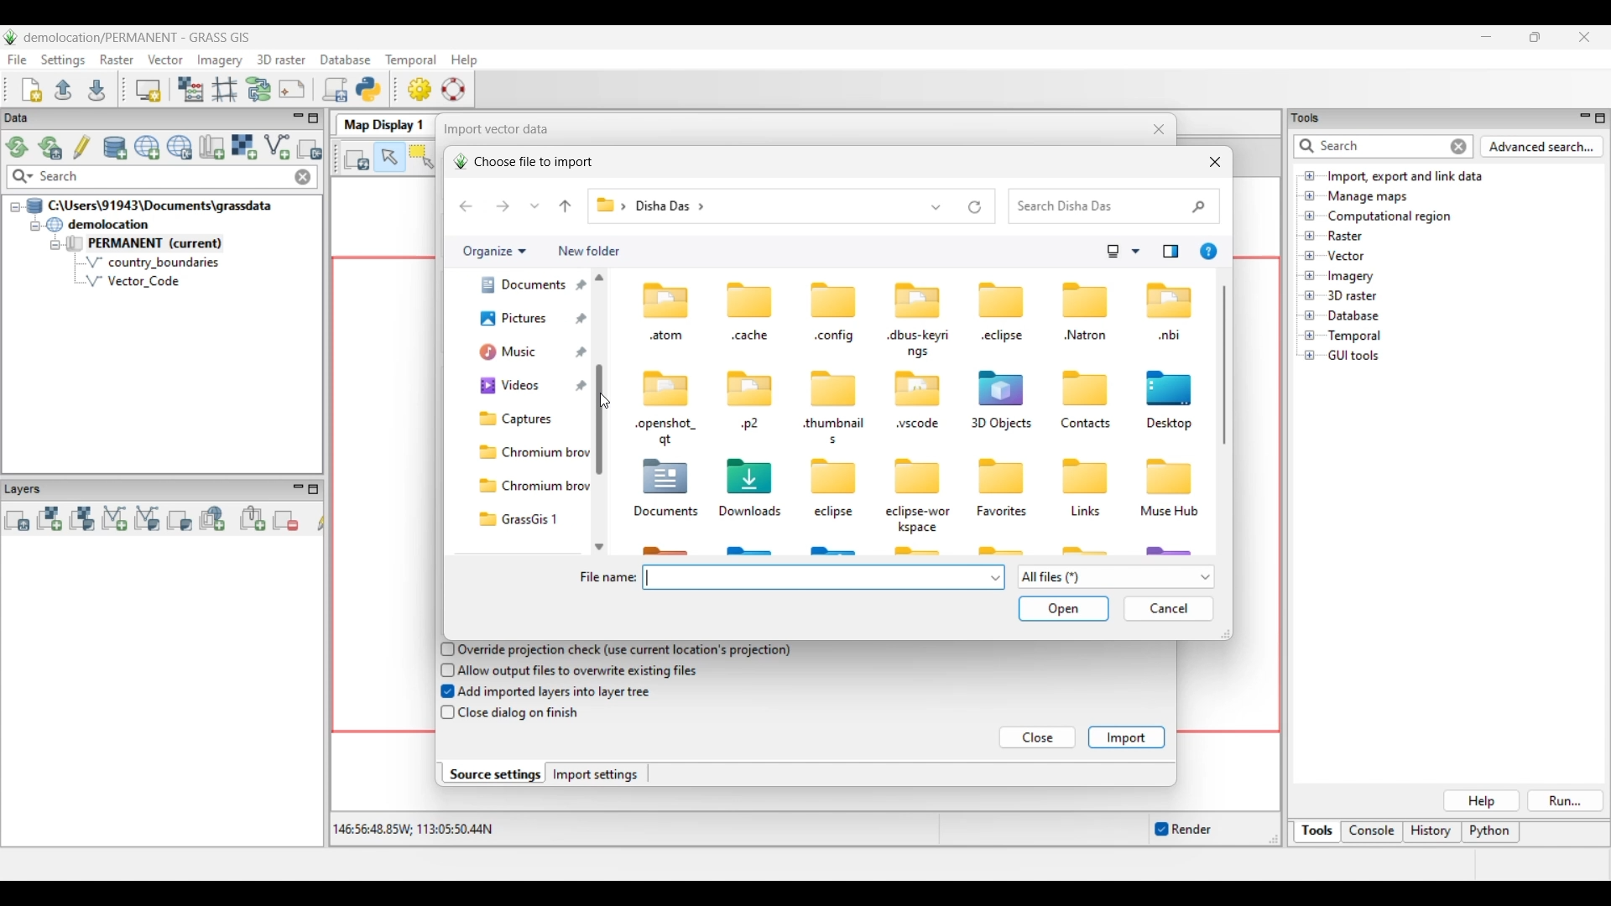  I want to click on Type in or enter details for quick search, so click(1369, 146).